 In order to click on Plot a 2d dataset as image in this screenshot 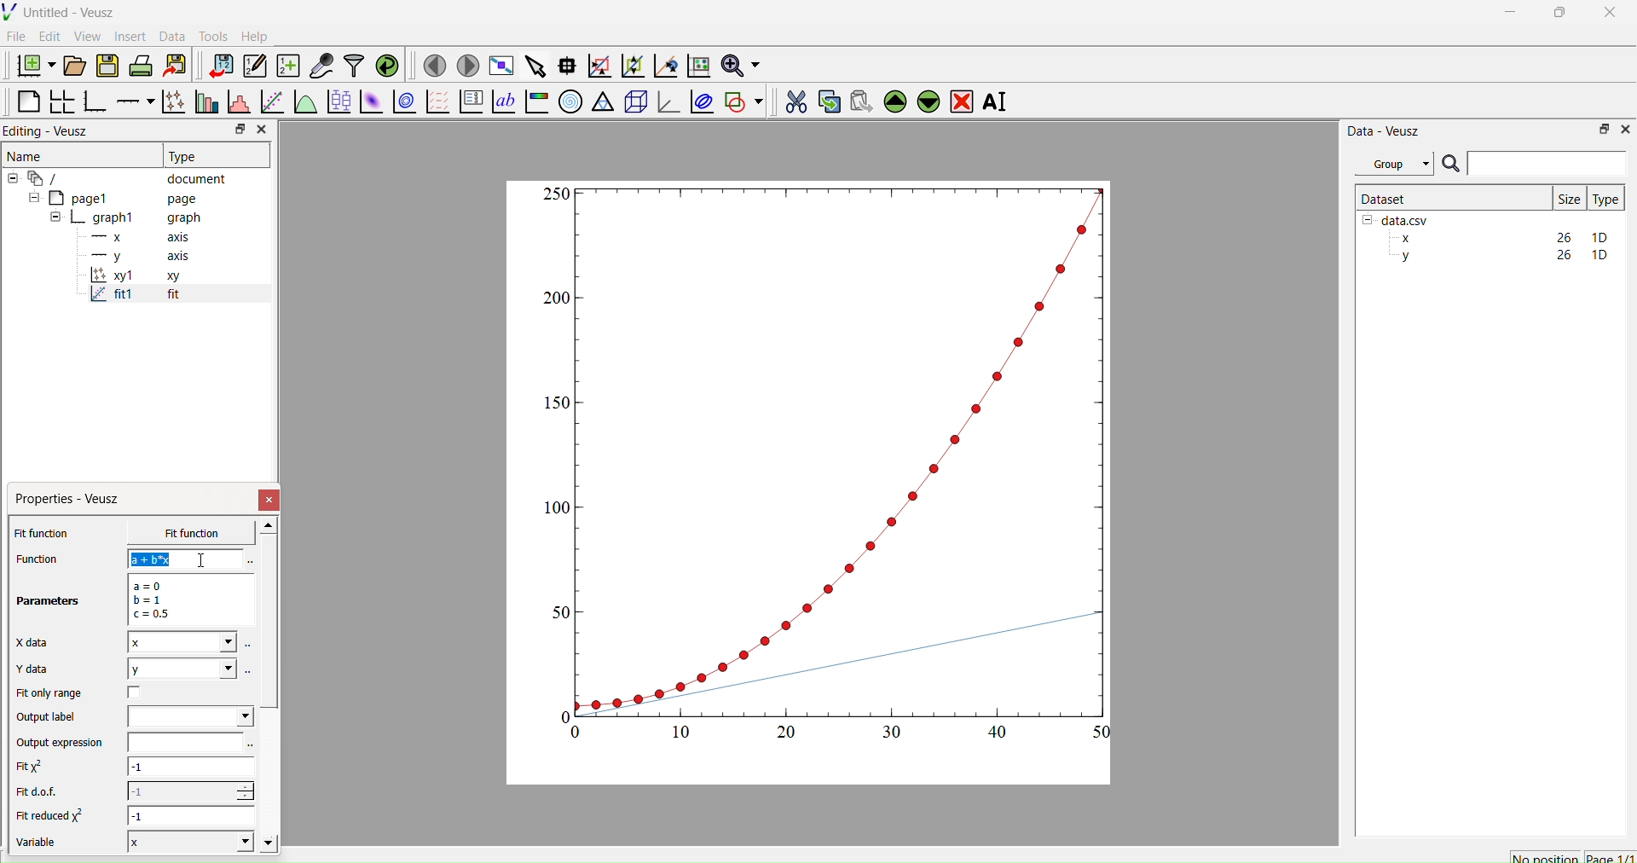, I will do `click(370, 101)`.